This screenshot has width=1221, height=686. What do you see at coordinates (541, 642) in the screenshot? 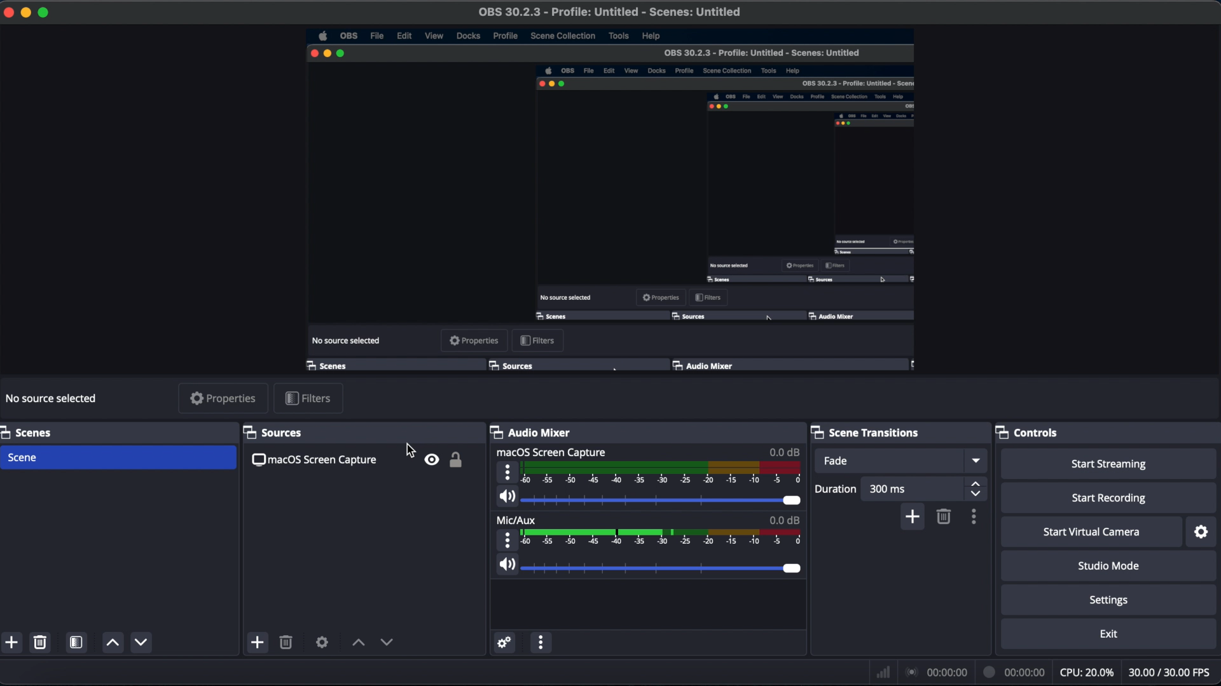
I see `audio mixer menu` at bounding box center [541, 642].